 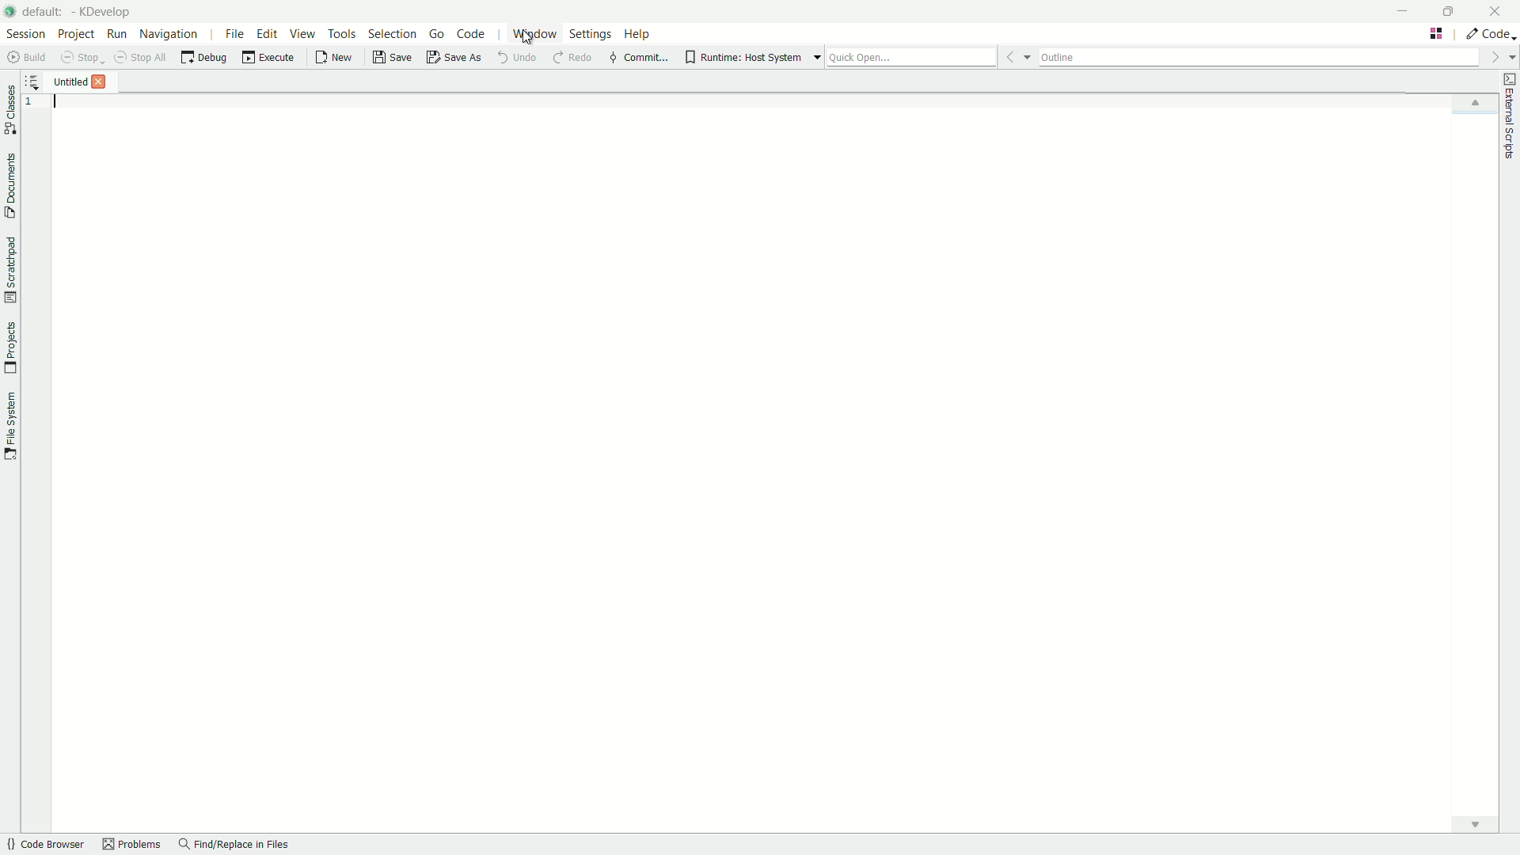 What do you see at coordinates (46, 844) in the screenshot?
I see `quick browser` at bounding box center [46, 844].